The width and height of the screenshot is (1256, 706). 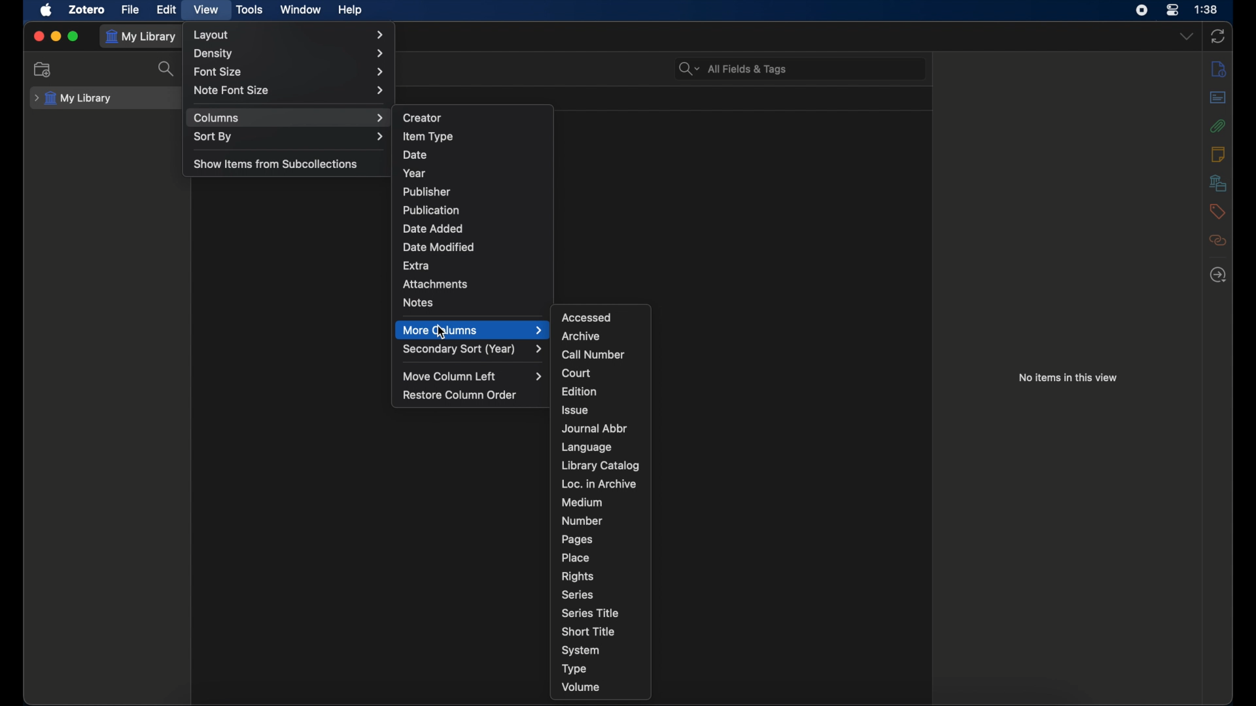 I want to click on type, so click(x=574, y=669).